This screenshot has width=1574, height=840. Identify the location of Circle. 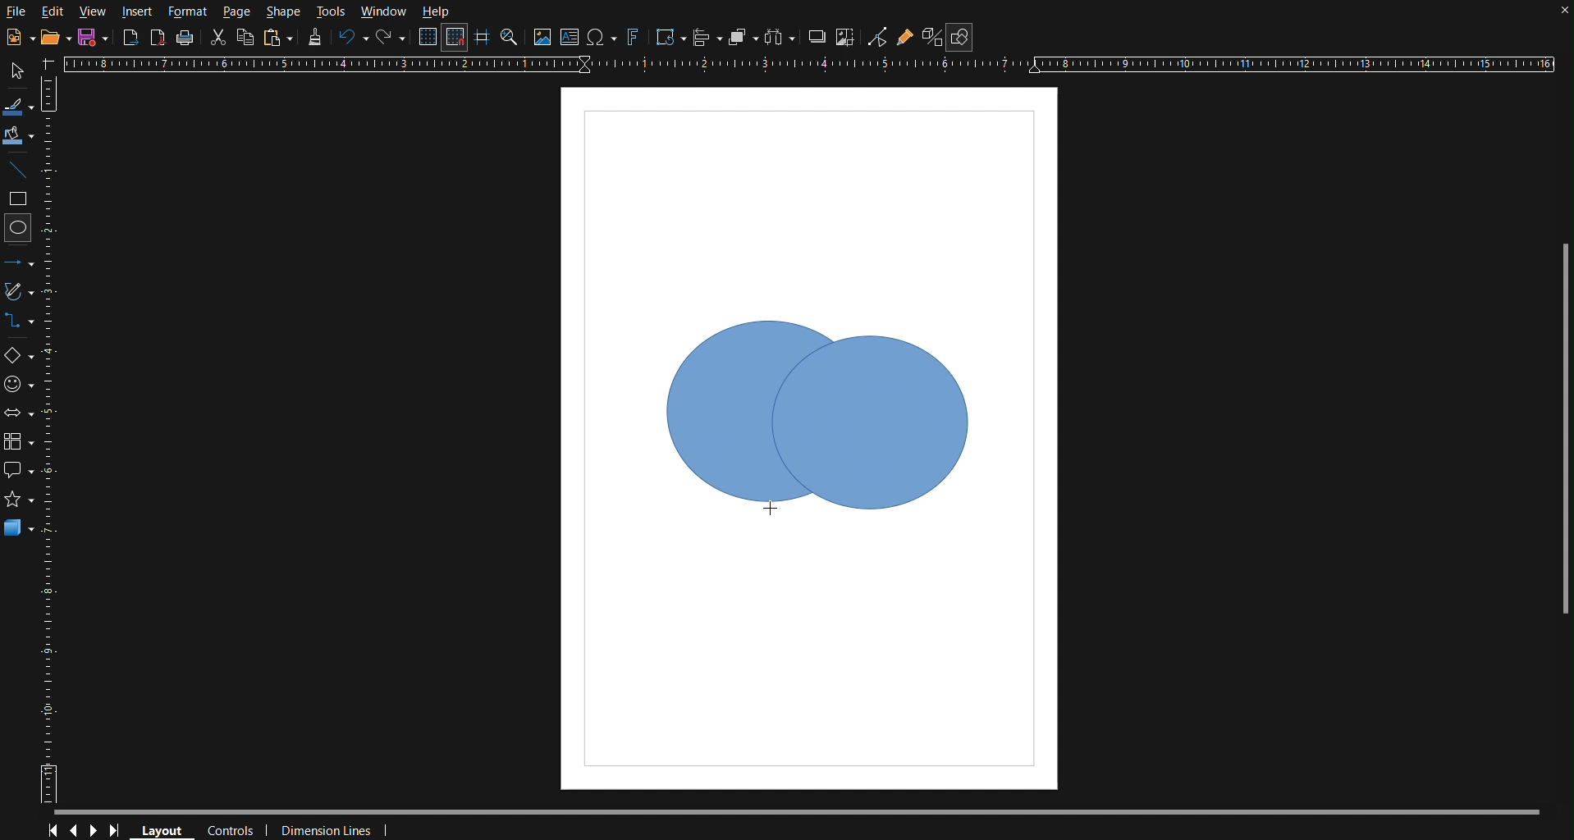
(20, 231).